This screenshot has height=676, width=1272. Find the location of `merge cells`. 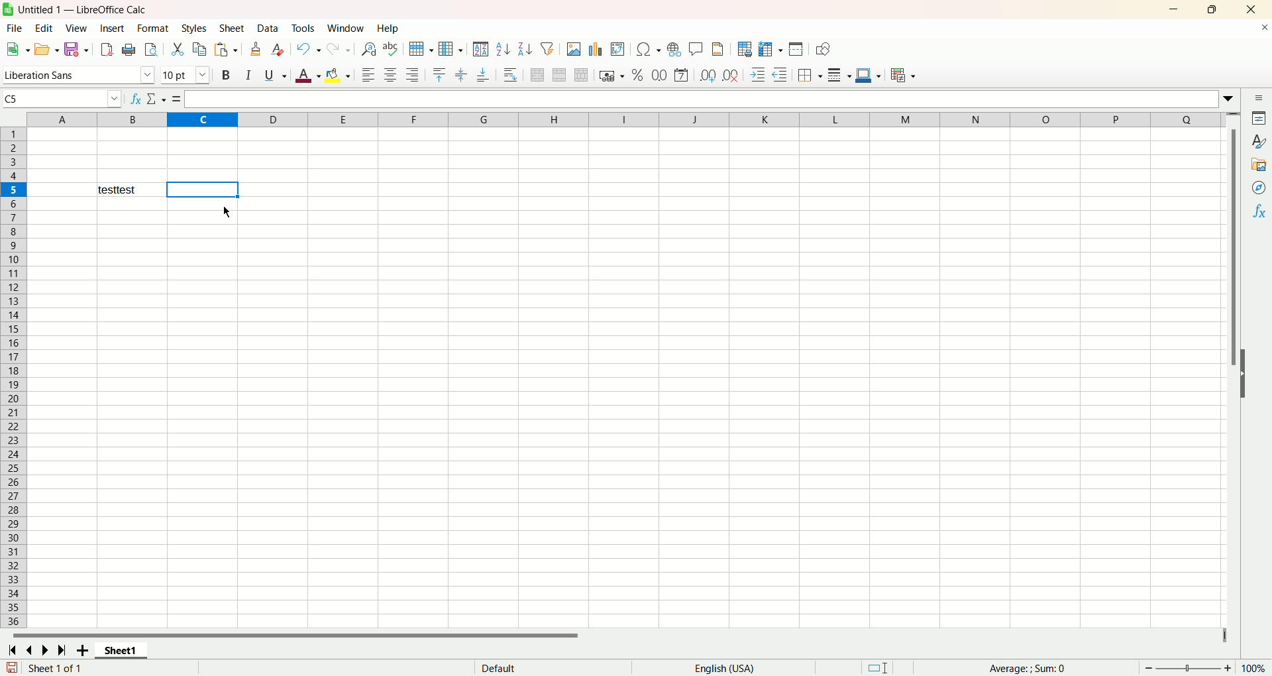

merge cells is located at coordinates (560, 74).